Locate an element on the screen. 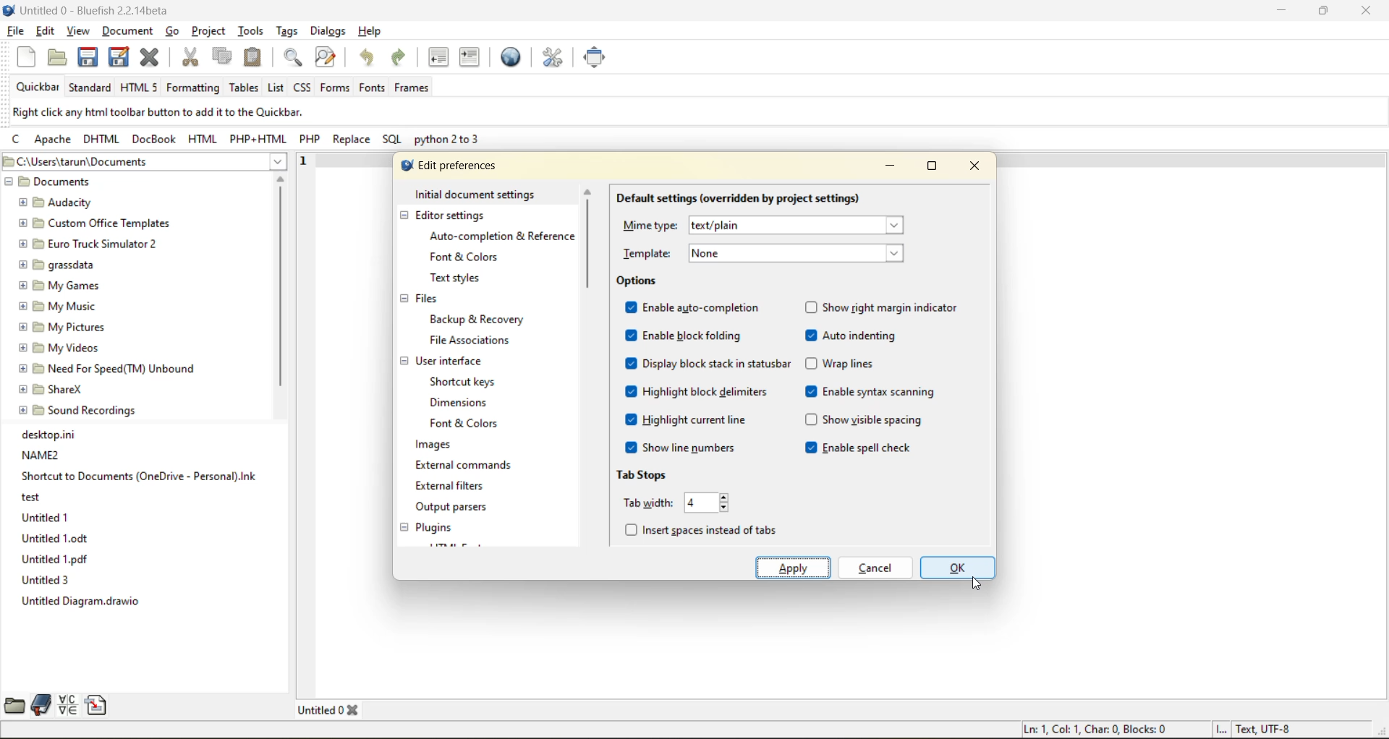 This screenshot has height=739, width=1389. tabs is located at coordinates (332, 709).